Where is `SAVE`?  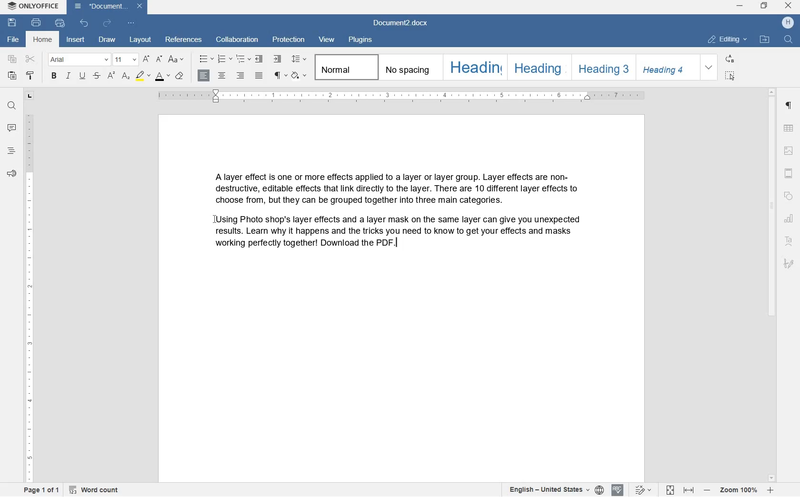 SAVE is located at coordinates (13, 24).